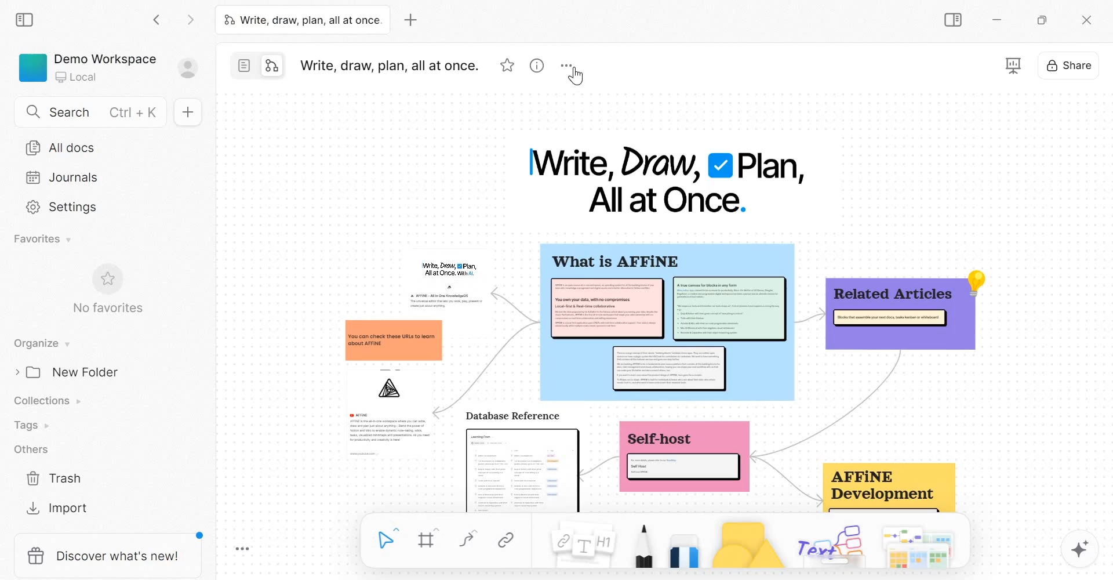 The image size is (1113, 580). I want to click on magic tool, so click(1079, 550).